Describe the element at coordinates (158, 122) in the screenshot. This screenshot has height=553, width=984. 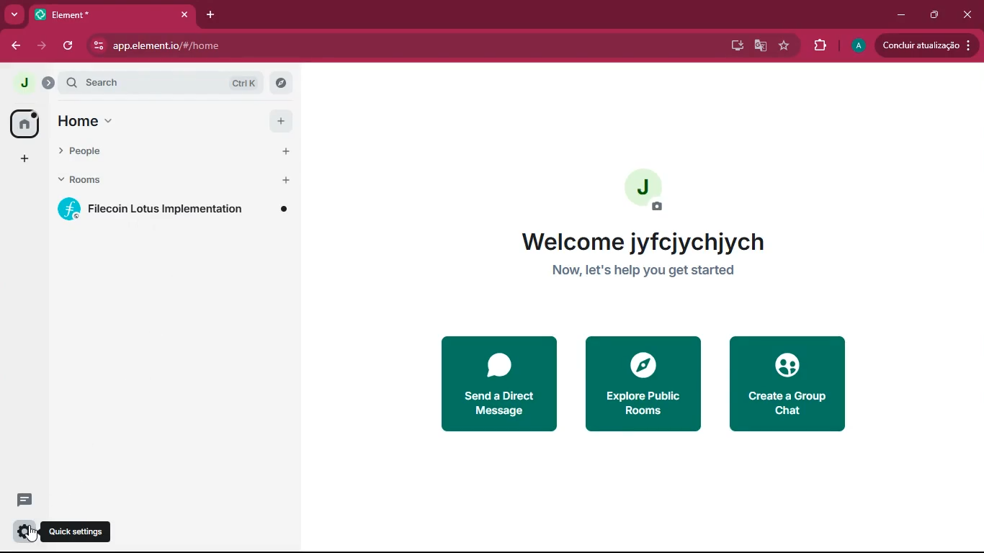
I see `home` at that location.